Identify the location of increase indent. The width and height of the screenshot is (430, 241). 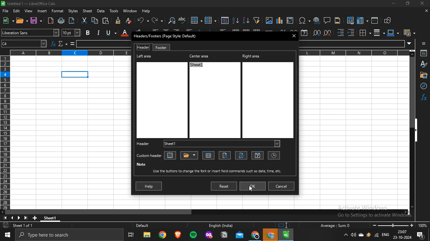
(341, 33).